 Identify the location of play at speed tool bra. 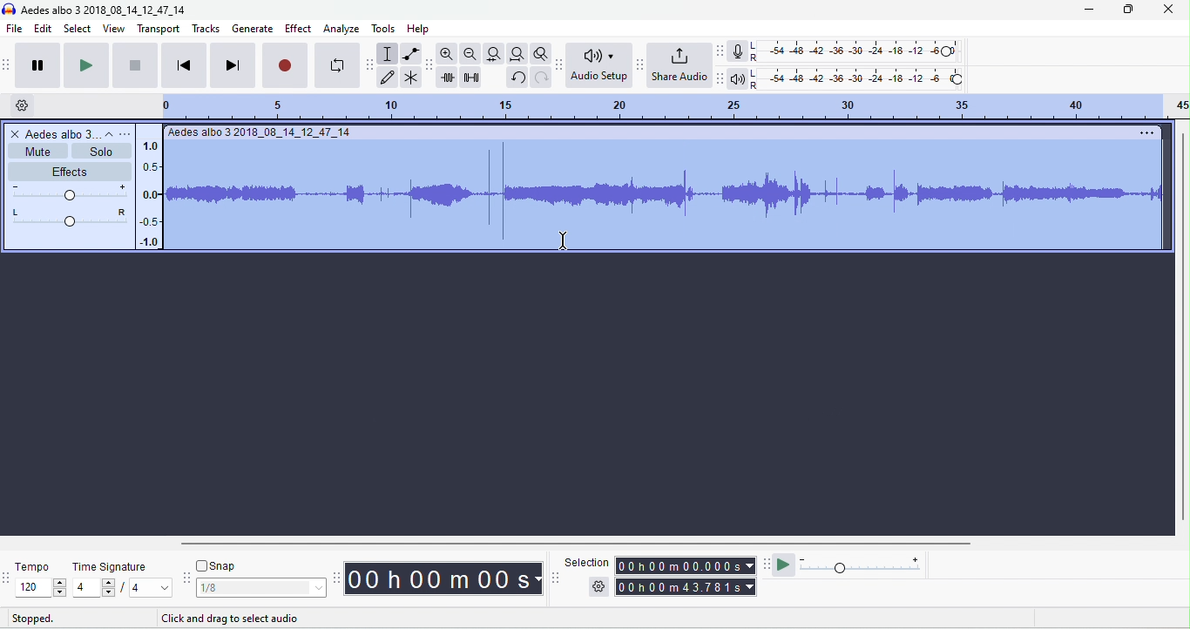
(766, 567).